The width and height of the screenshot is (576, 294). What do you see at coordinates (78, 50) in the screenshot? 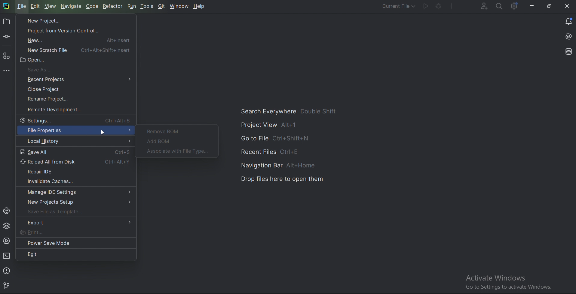
I see `New scratch file` at bounding box center [78, 50].